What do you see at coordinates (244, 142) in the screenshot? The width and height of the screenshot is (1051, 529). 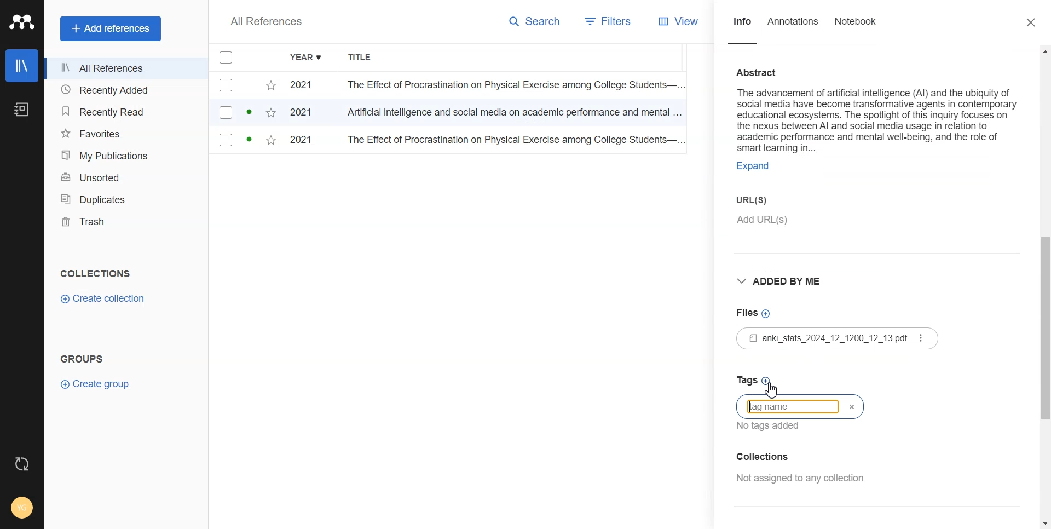 I see `checkbox` at bounding box center [244, 142].